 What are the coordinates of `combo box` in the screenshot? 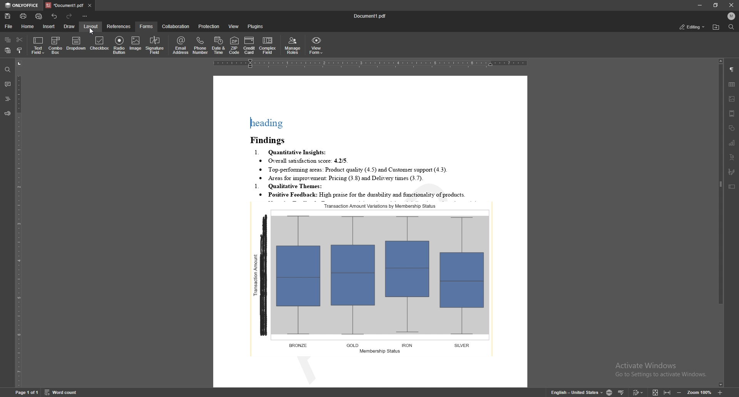 It's located at (56, 45).